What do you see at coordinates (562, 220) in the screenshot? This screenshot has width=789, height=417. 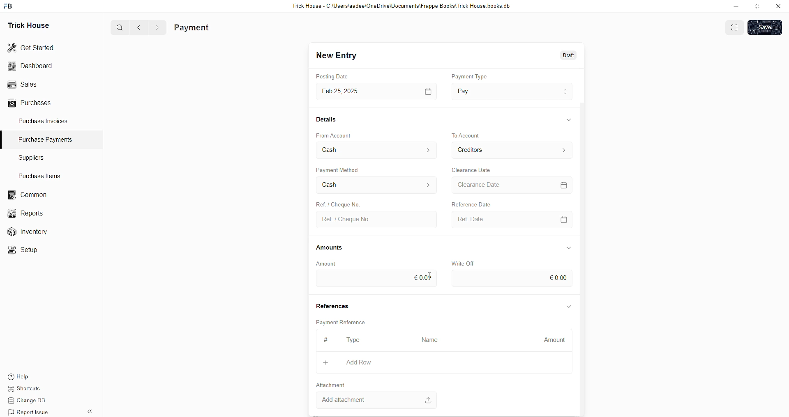 I see `calendar` at bounding box center [562, 220].